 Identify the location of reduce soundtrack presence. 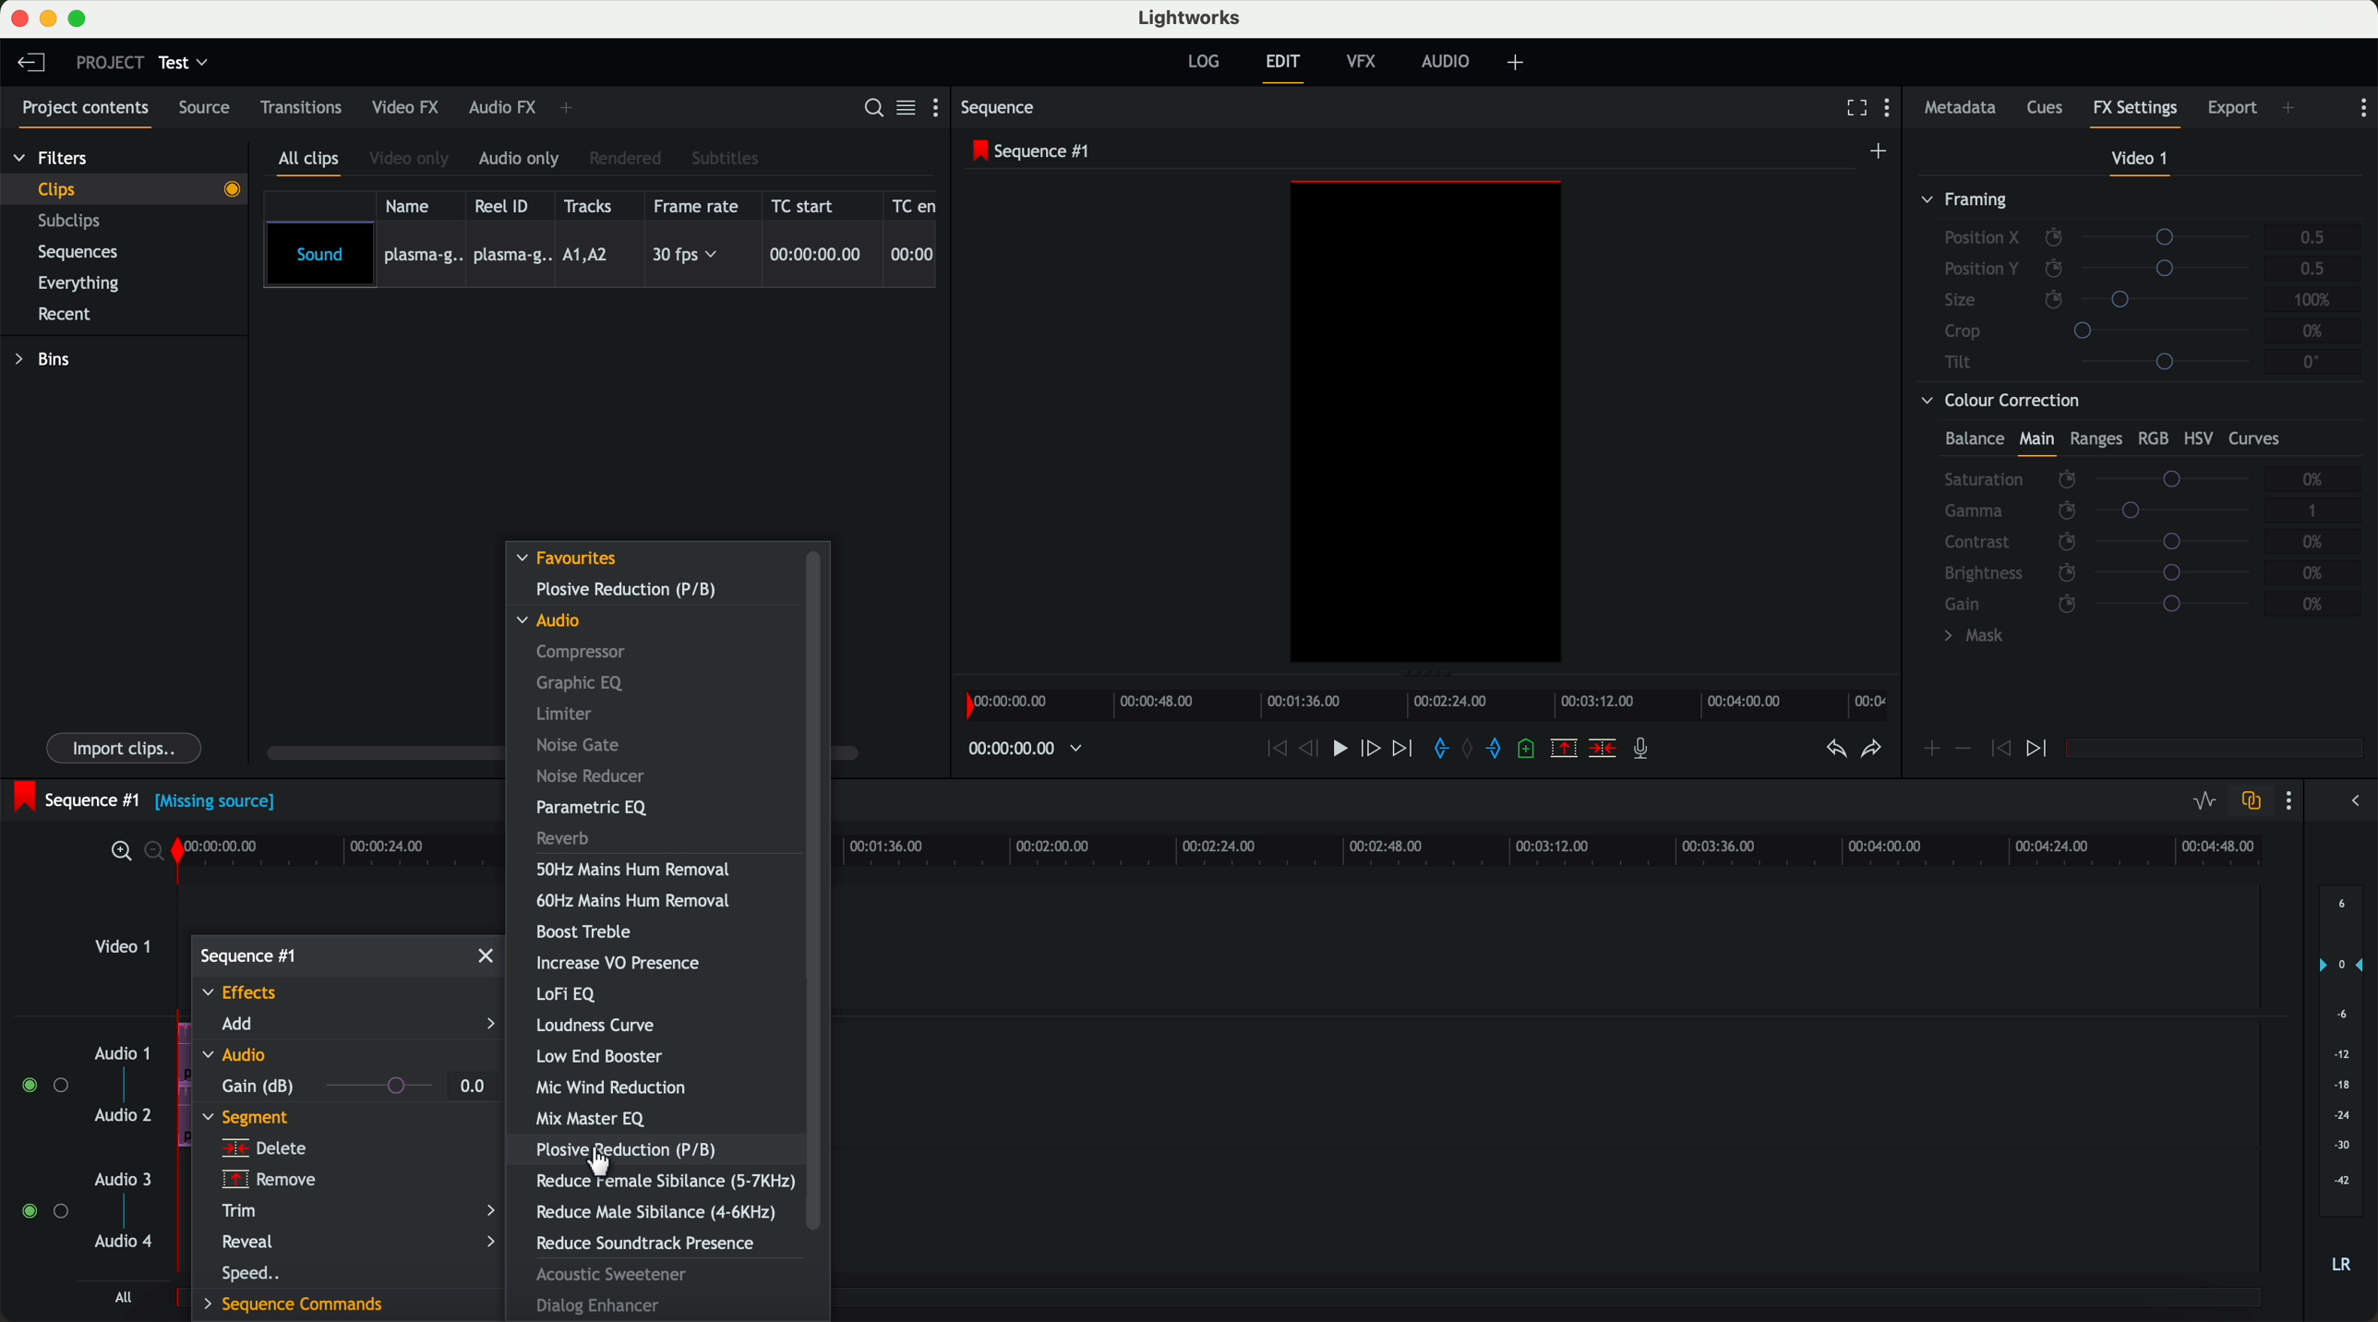
(643, 1244).